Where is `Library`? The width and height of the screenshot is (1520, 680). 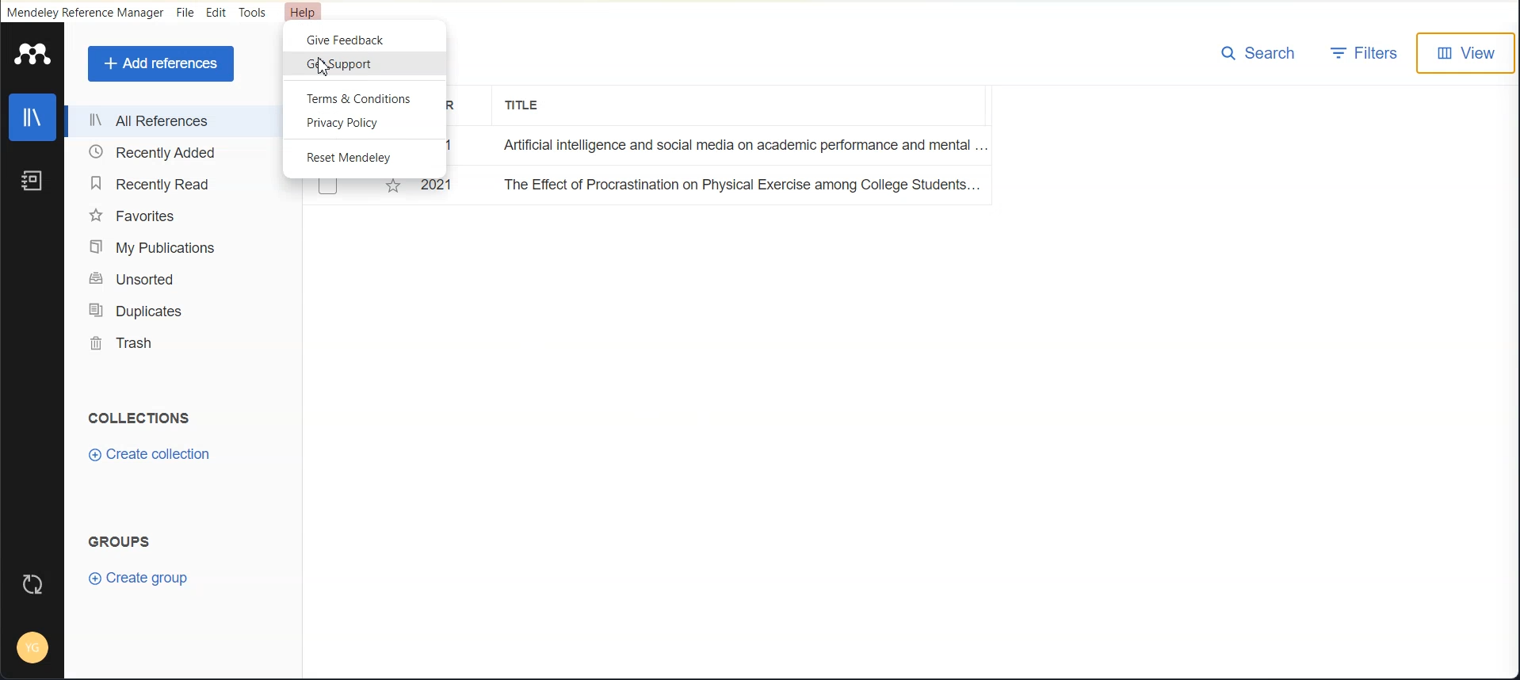
Library is located at coordinates (33, 117).